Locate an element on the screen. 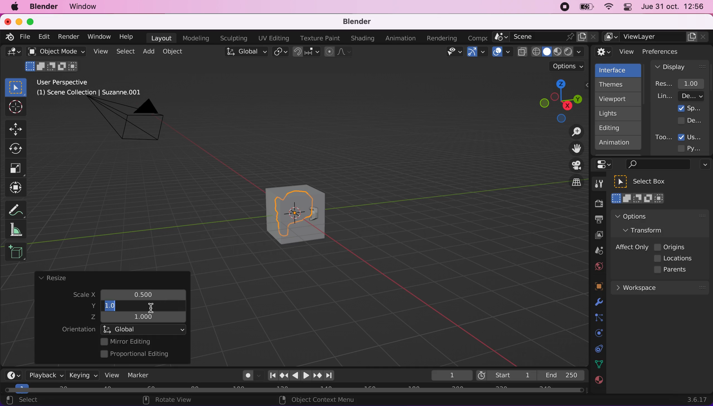  select box is located at coordinates (16, 87).